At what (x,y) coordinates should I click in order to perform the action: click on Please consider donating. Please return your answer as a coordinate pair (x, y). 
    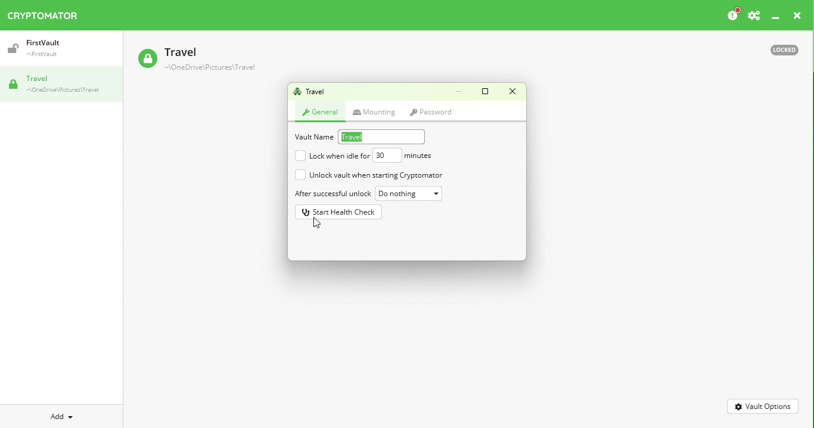
    Looking at the image, I should click on (726, 15).